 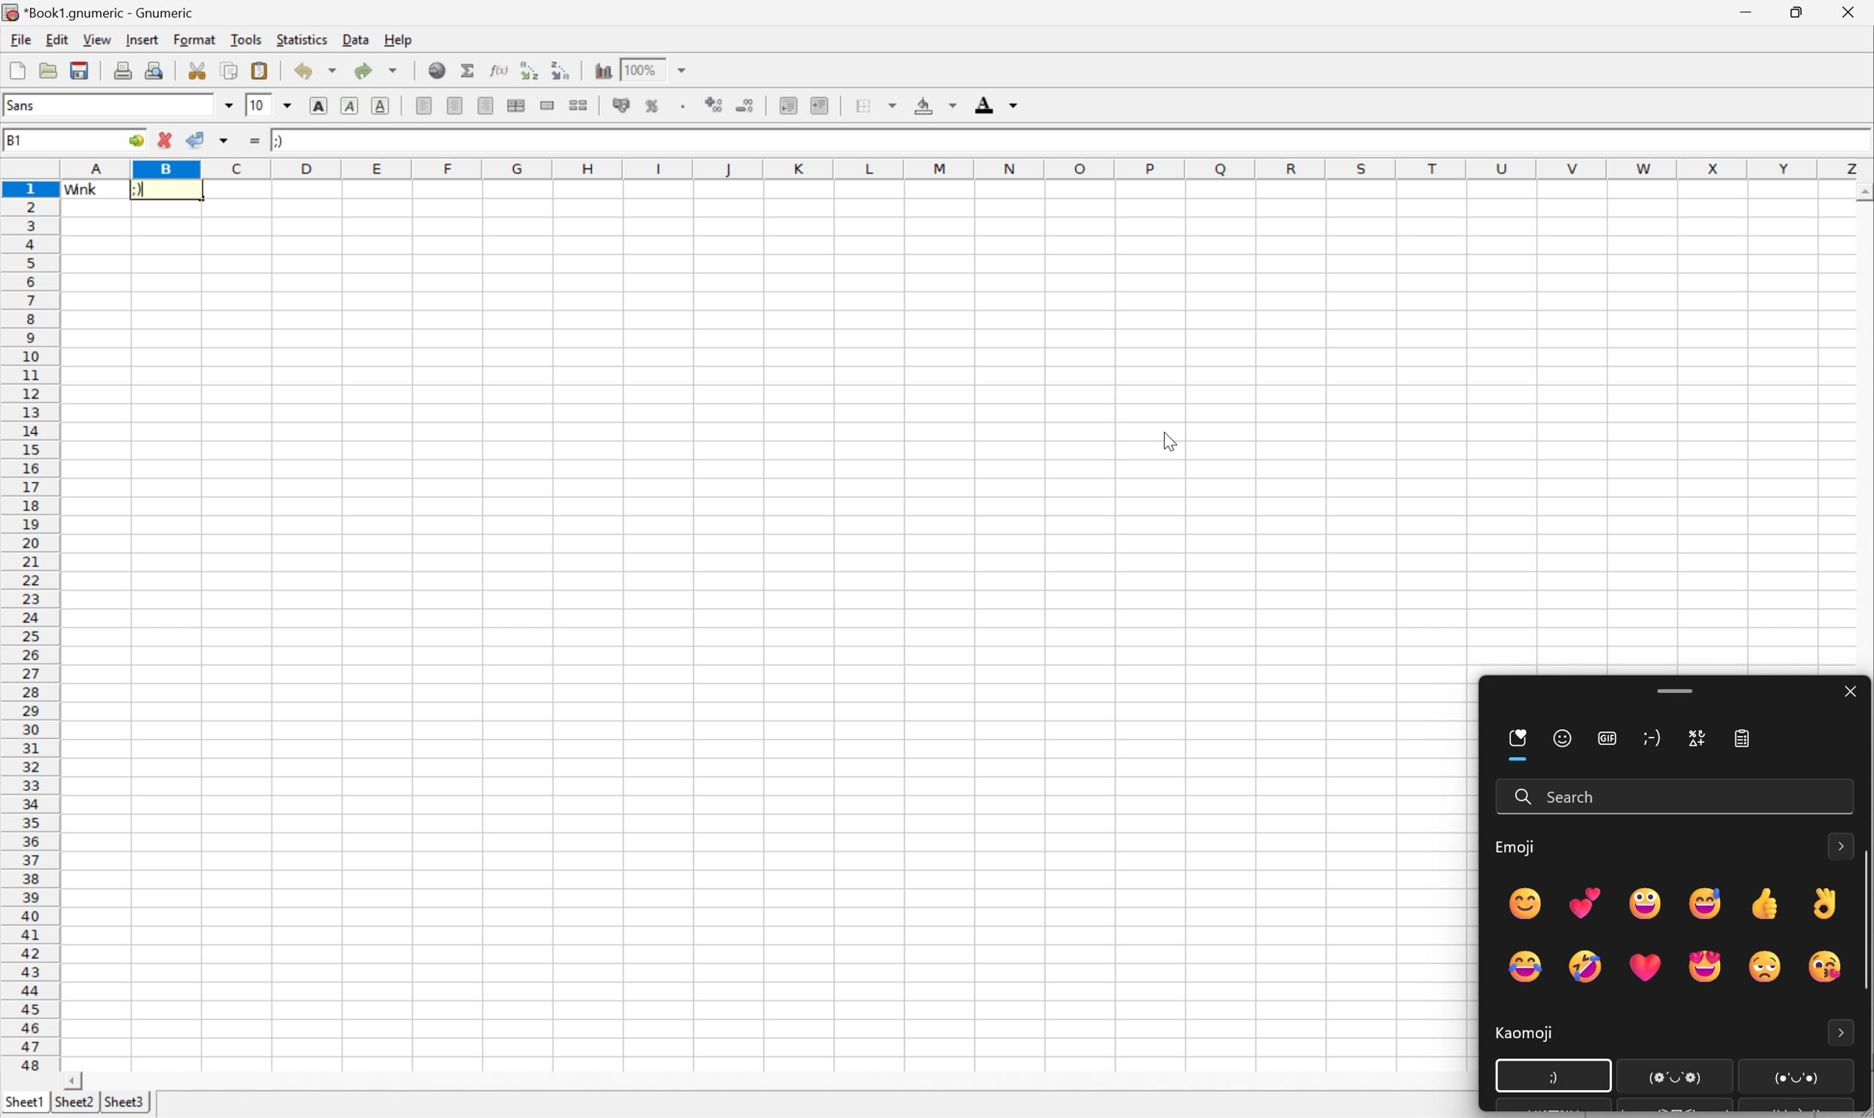 What do you see at coordinates (254, 142) in the screenshot?
I see `enter formula` at bounding box center [254, 142].